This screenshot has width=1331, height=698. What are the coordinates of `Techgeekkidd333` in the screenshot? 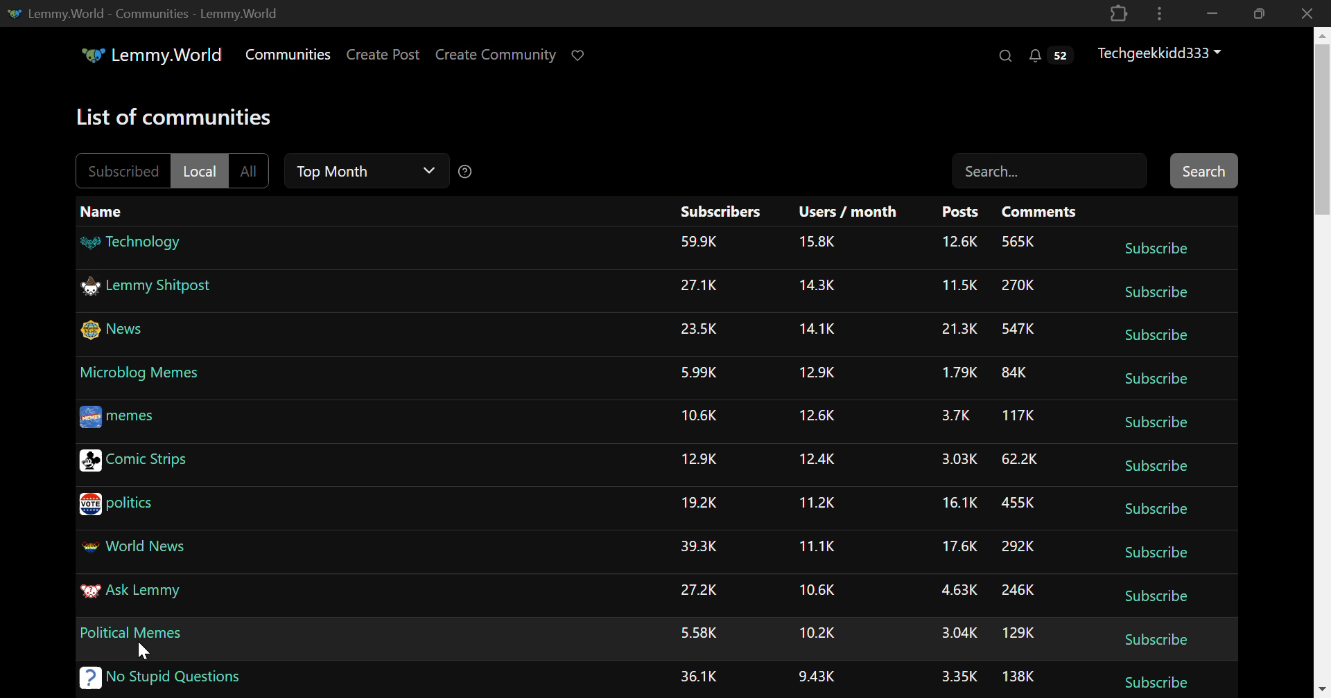 It's located at (1160, 54).